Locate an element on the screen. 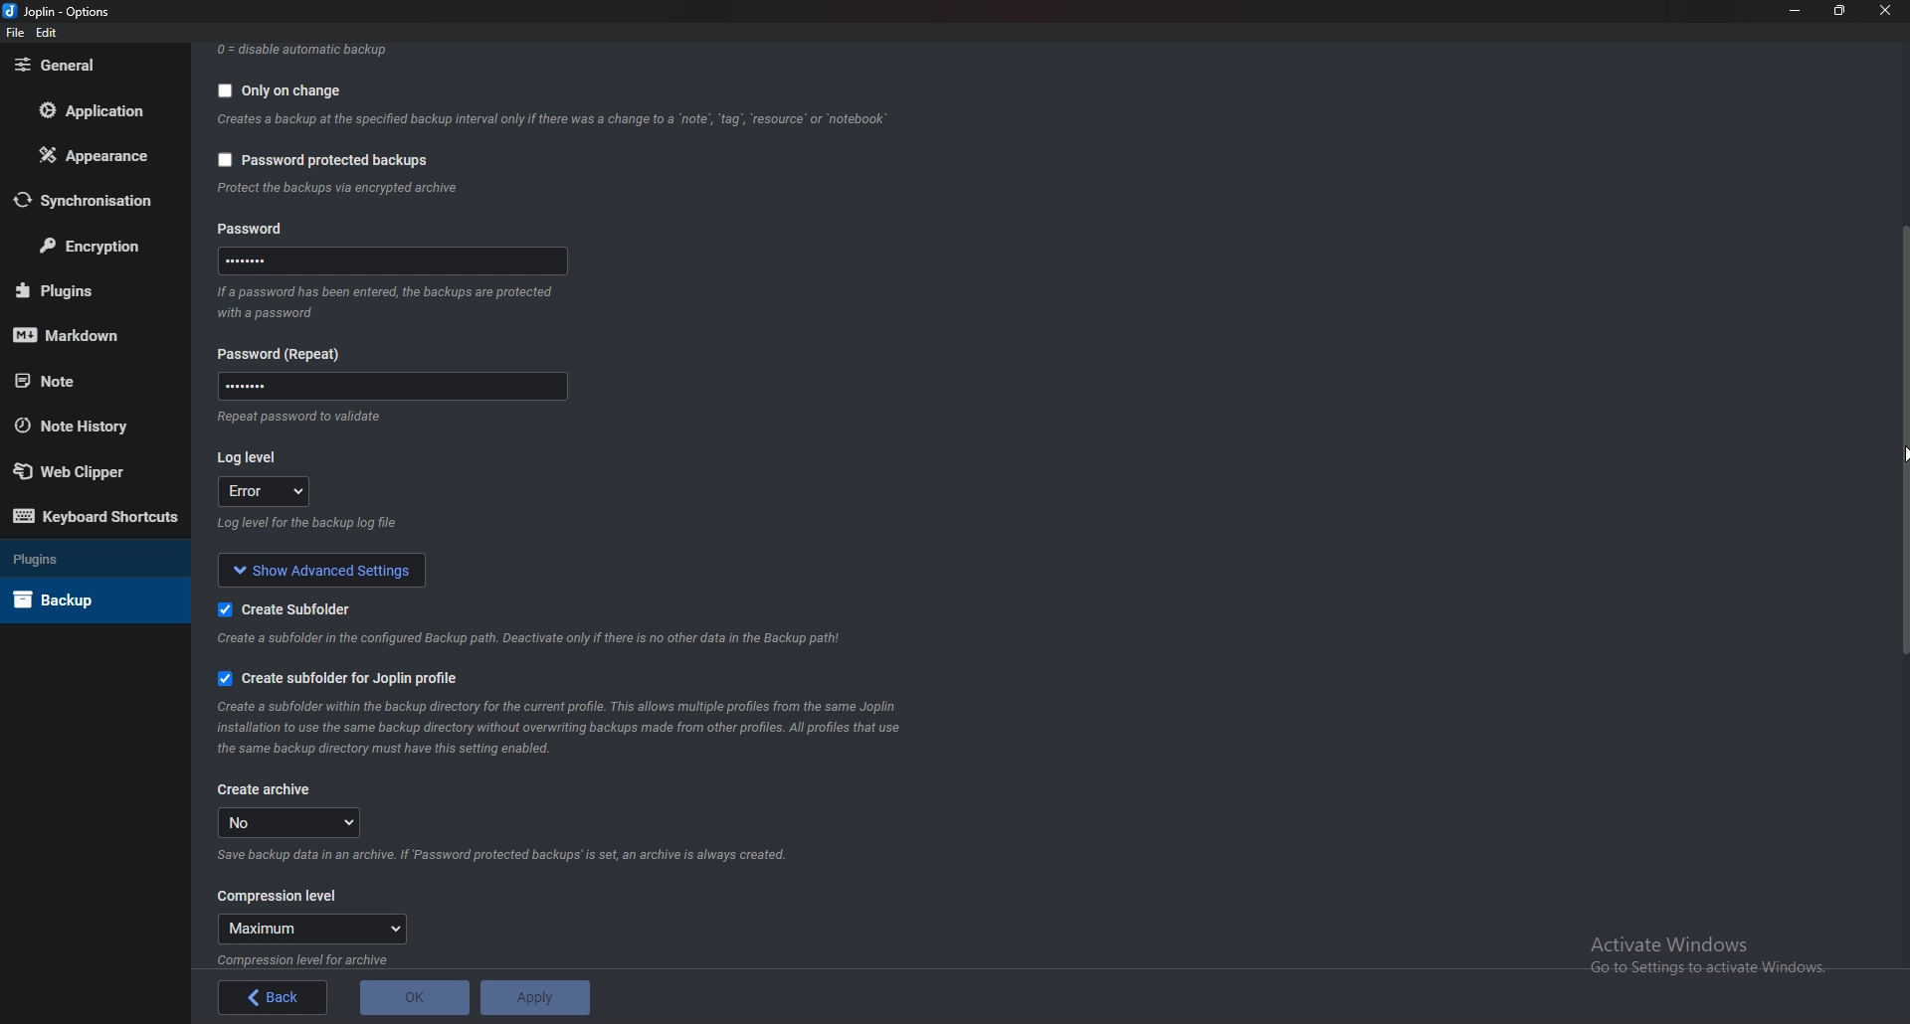 Image resolution: width=1910 pixels, height=1024 pixels. Log level is located at coordinates (253, 457).